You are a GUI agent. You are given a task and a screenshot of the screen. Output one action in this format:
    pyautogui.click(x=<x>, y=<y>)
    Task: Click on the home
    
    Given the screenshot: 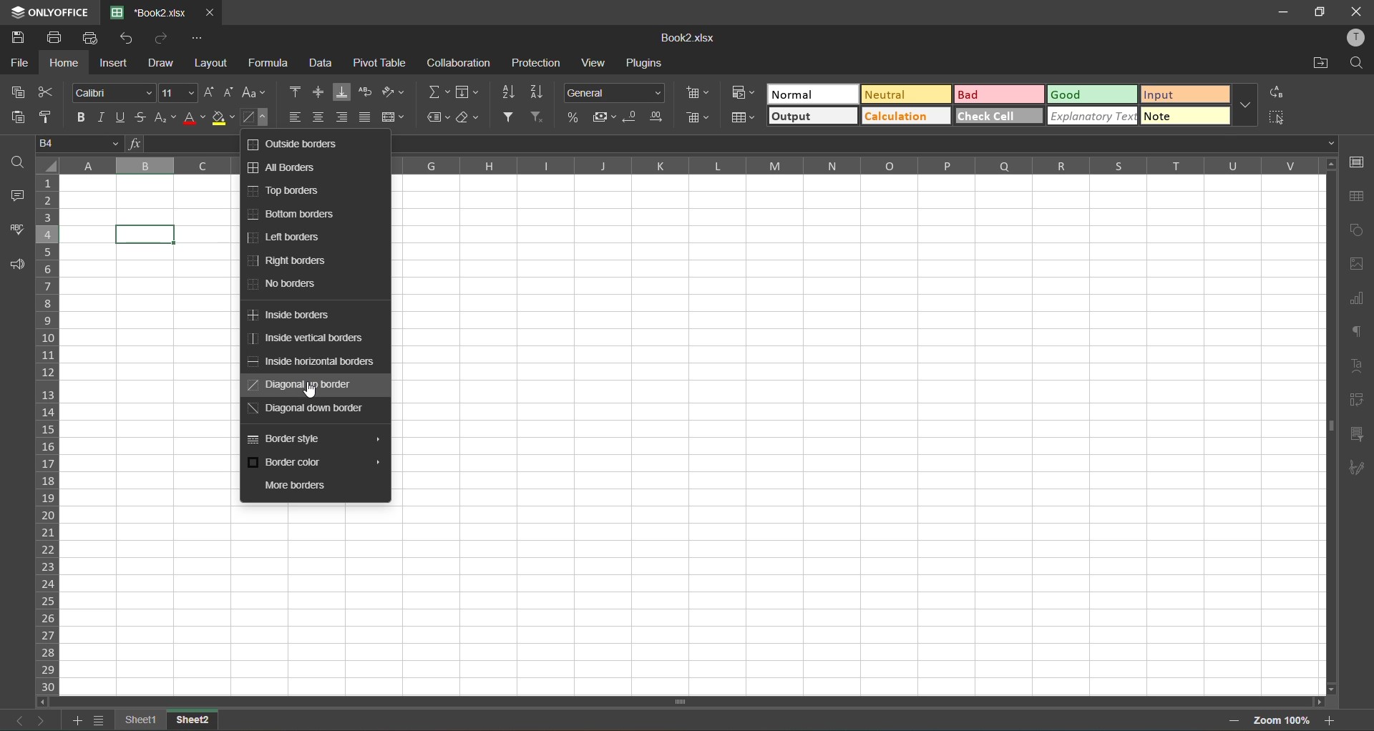 What is the action you would take?
    pyautogui.click(x=67, y=62)
    